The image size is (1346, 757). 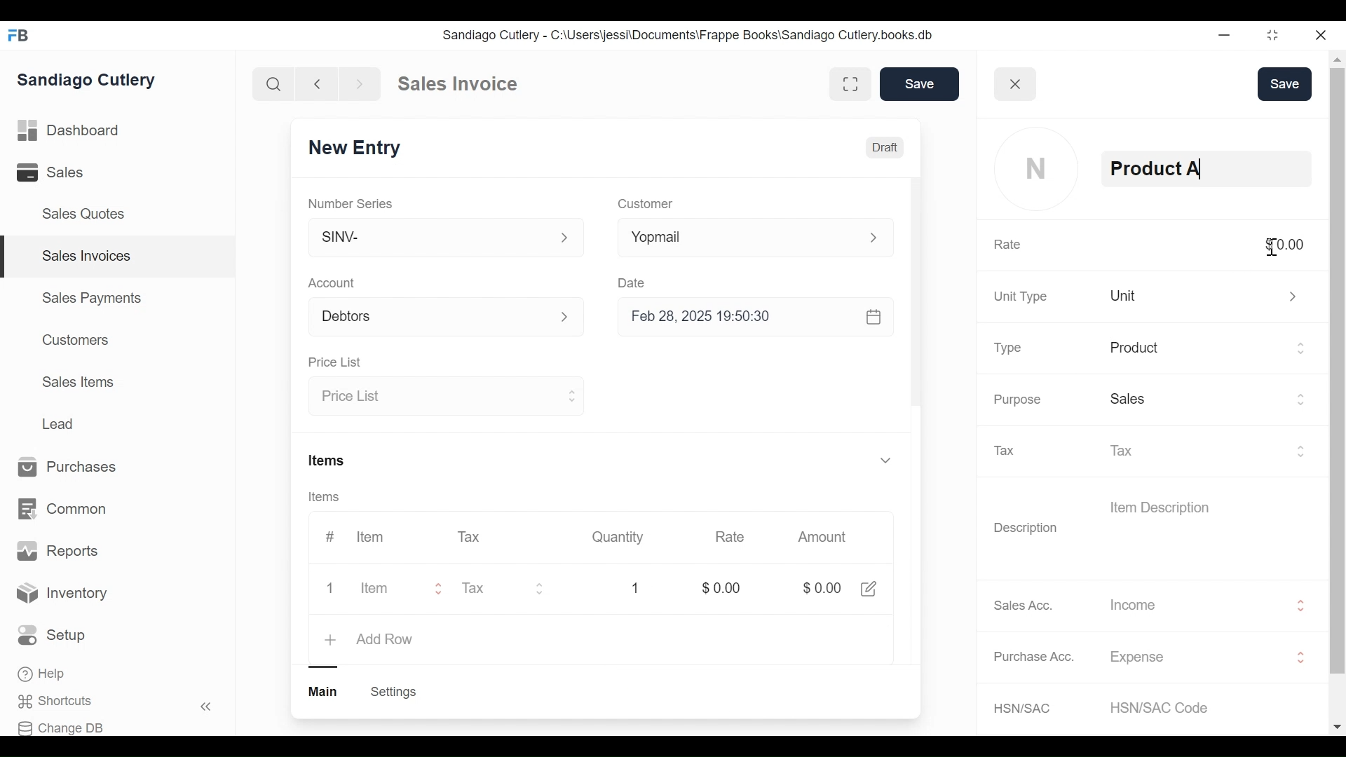 I want to click on Sandiago Cutlery, so click(x=90, y=80).